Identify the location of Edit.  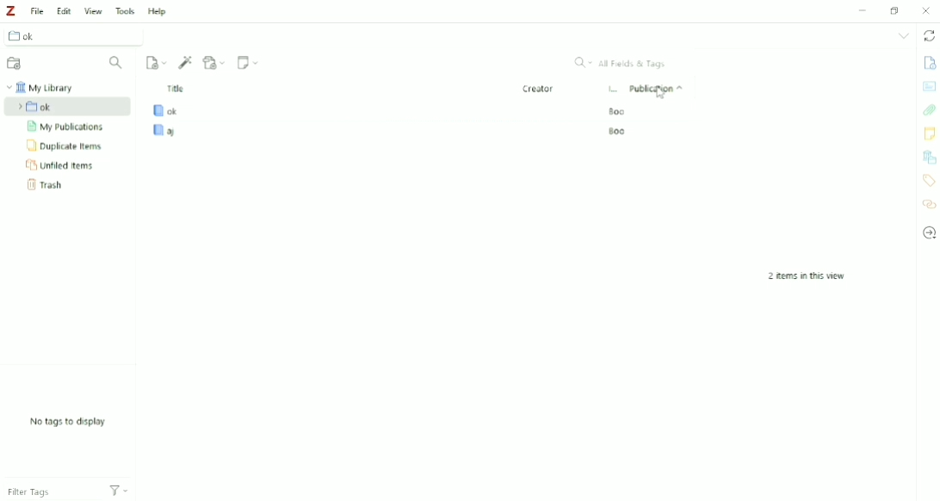
(65, 9).